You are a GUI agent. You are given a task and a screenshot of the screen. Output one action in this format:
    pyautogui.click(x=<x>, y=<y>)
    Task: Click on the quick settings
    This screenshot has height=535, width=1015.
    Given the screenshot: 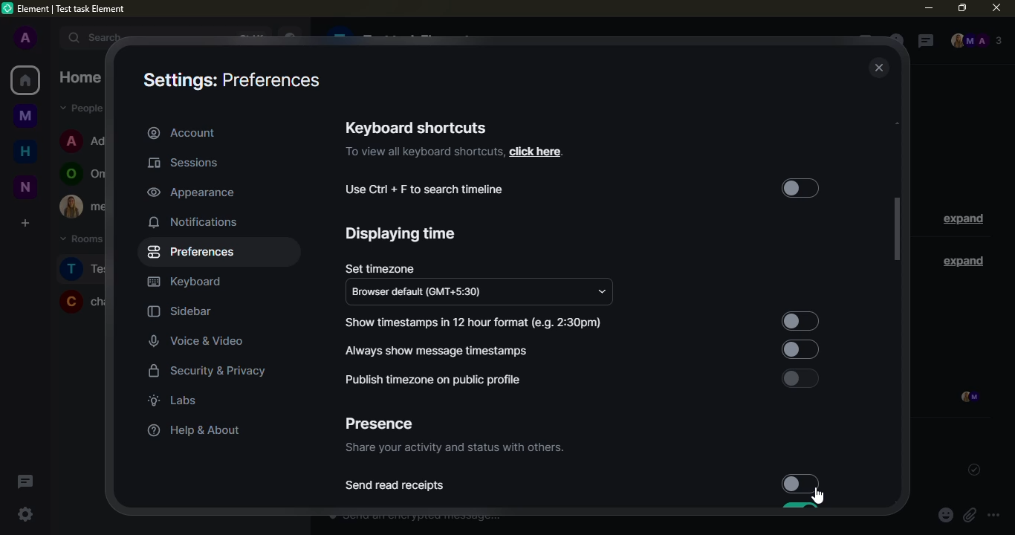 What is the action you would take?
    pyautogui.click(x=25, y=514)
    